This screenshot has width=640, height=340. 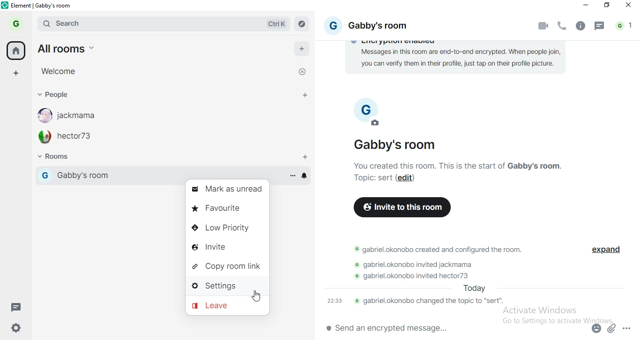 What do you see at coordinates (15, 50) in the screenshot?
I see `home` at bounding box center [15, 50].